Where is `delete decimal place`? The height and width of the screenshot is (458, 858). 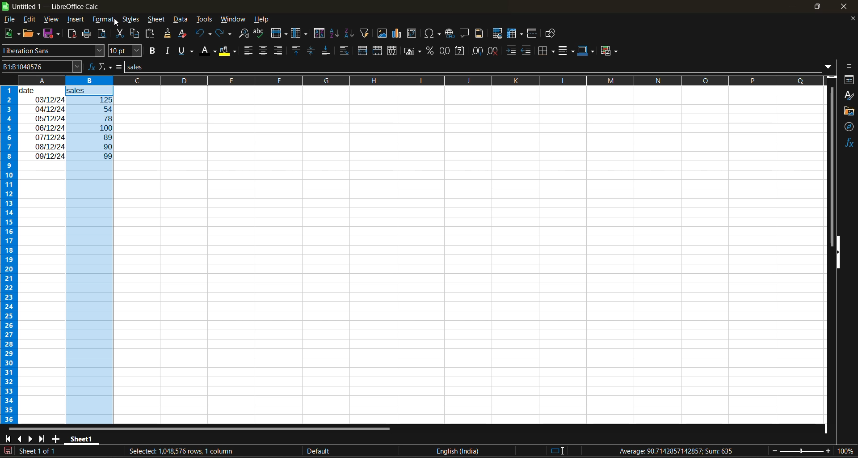
delete decimal place is located at coordinates (493, 52).